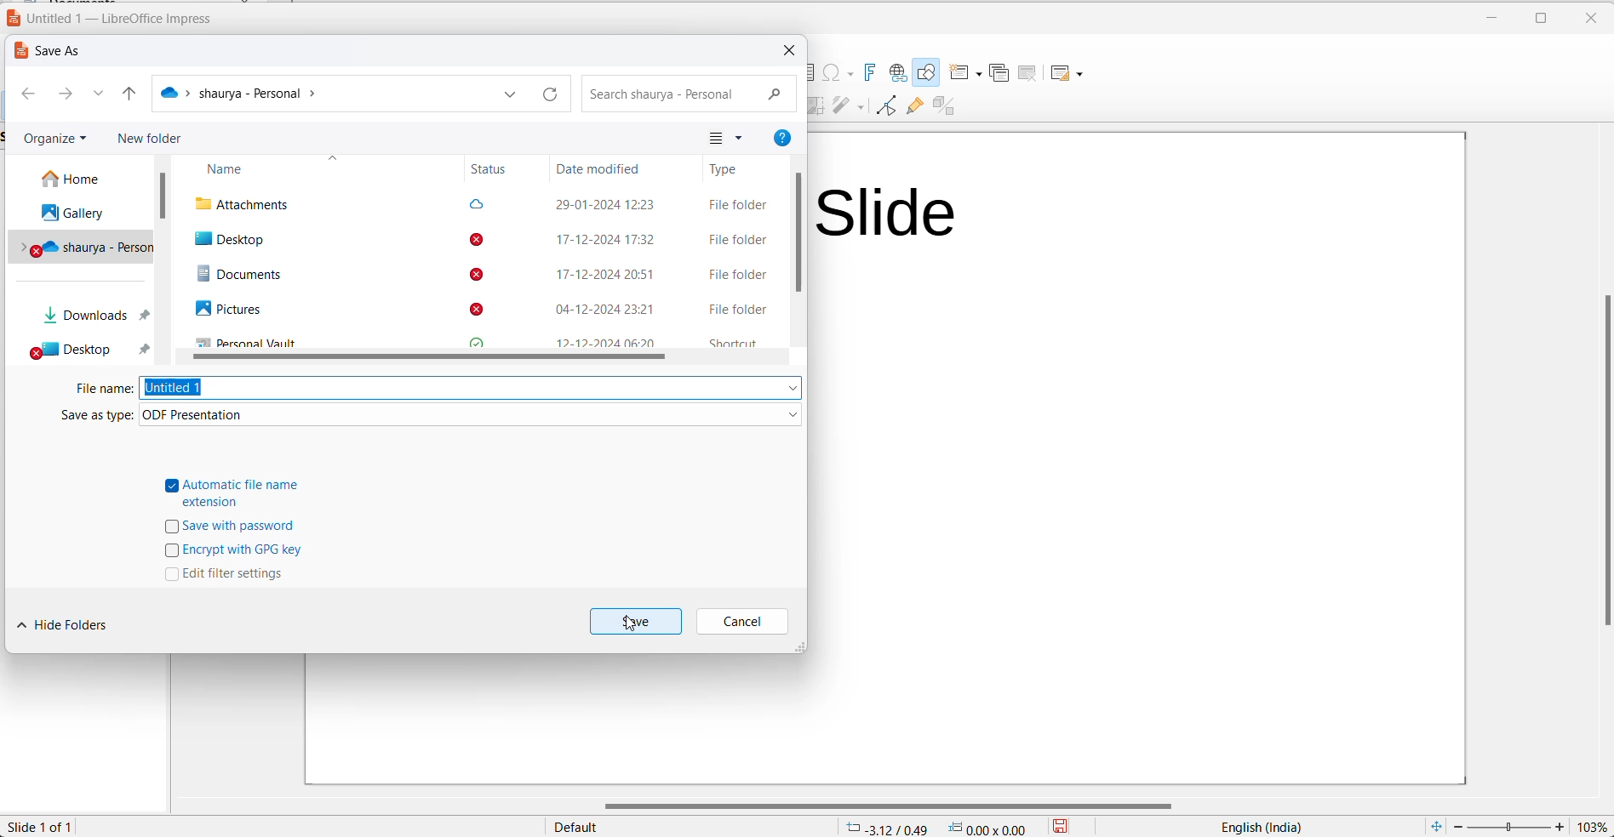  What do you see at coordinates (735, 309) in the screenshot?
I see `File folder` at bounding box center [735, 309].